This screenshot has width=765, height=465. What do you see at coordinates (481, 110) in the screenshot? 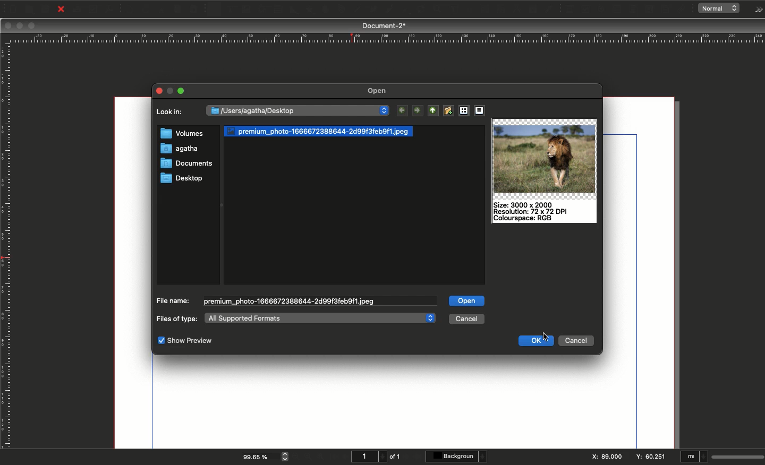
I see `List` at bounding box center [481, 110].